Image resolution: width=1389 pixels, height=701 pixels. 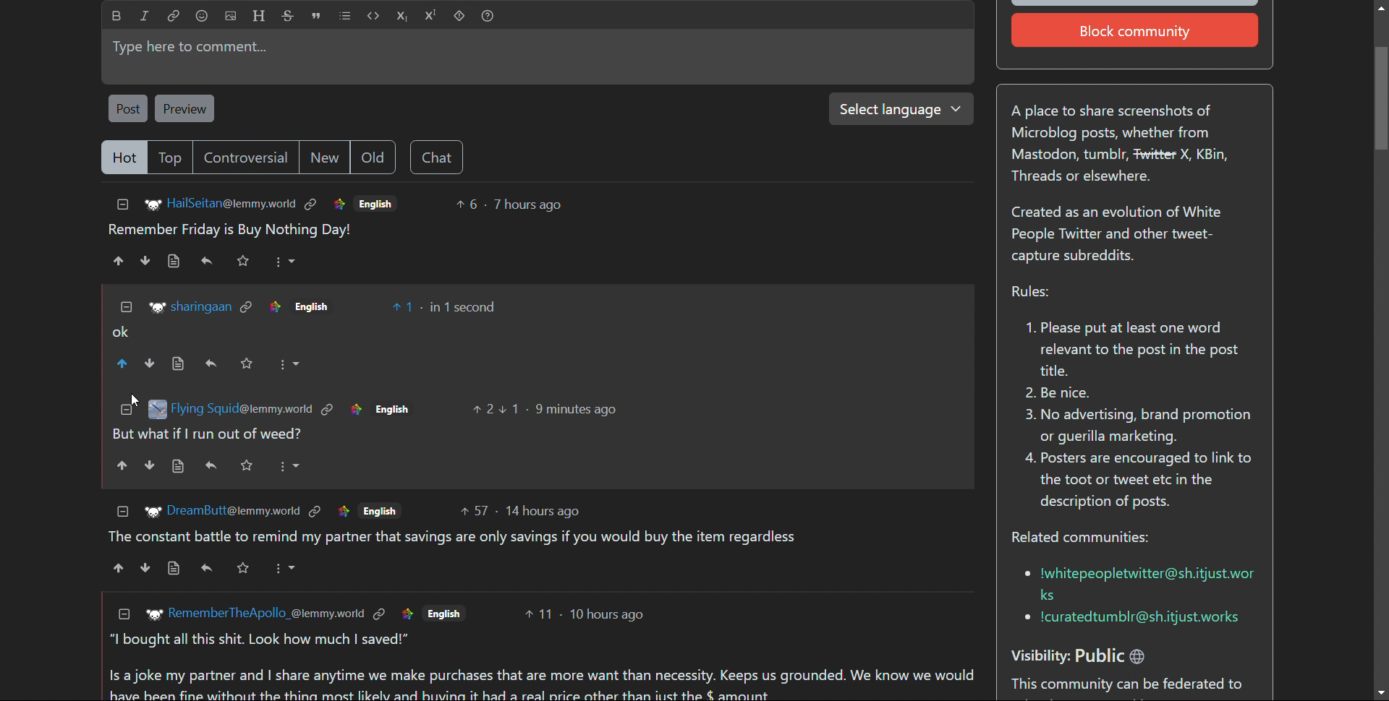 I want to click on reply, so click(x=211, y=465).